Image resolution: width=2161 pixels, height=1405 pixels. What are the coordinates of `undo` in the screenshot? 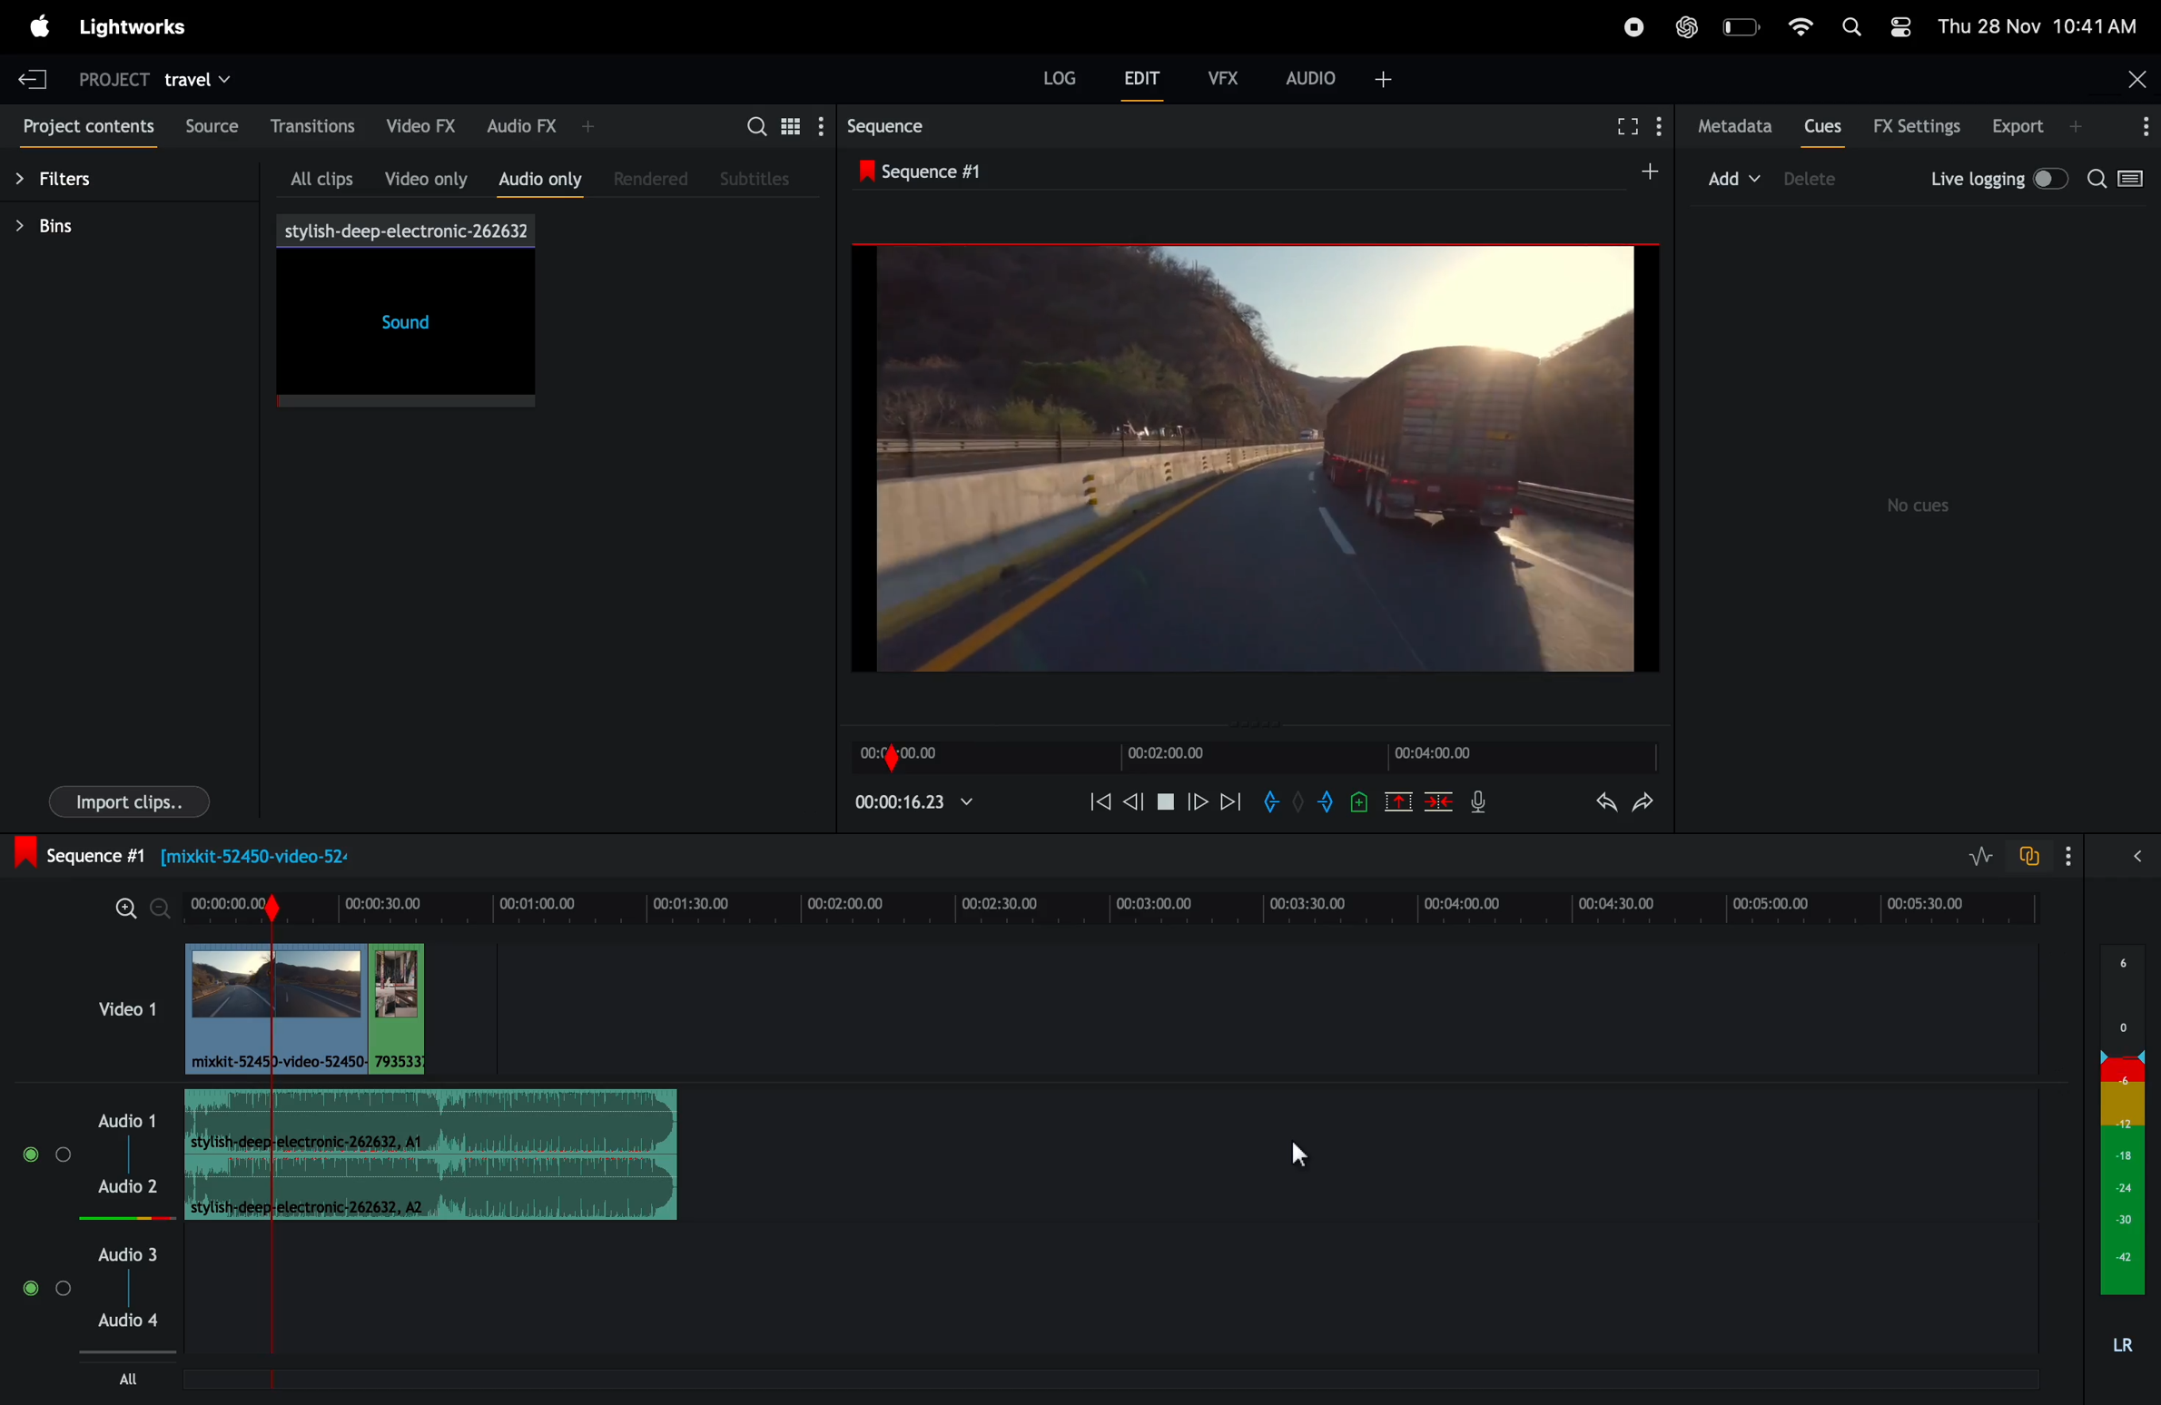 It's located at (1593, 803).